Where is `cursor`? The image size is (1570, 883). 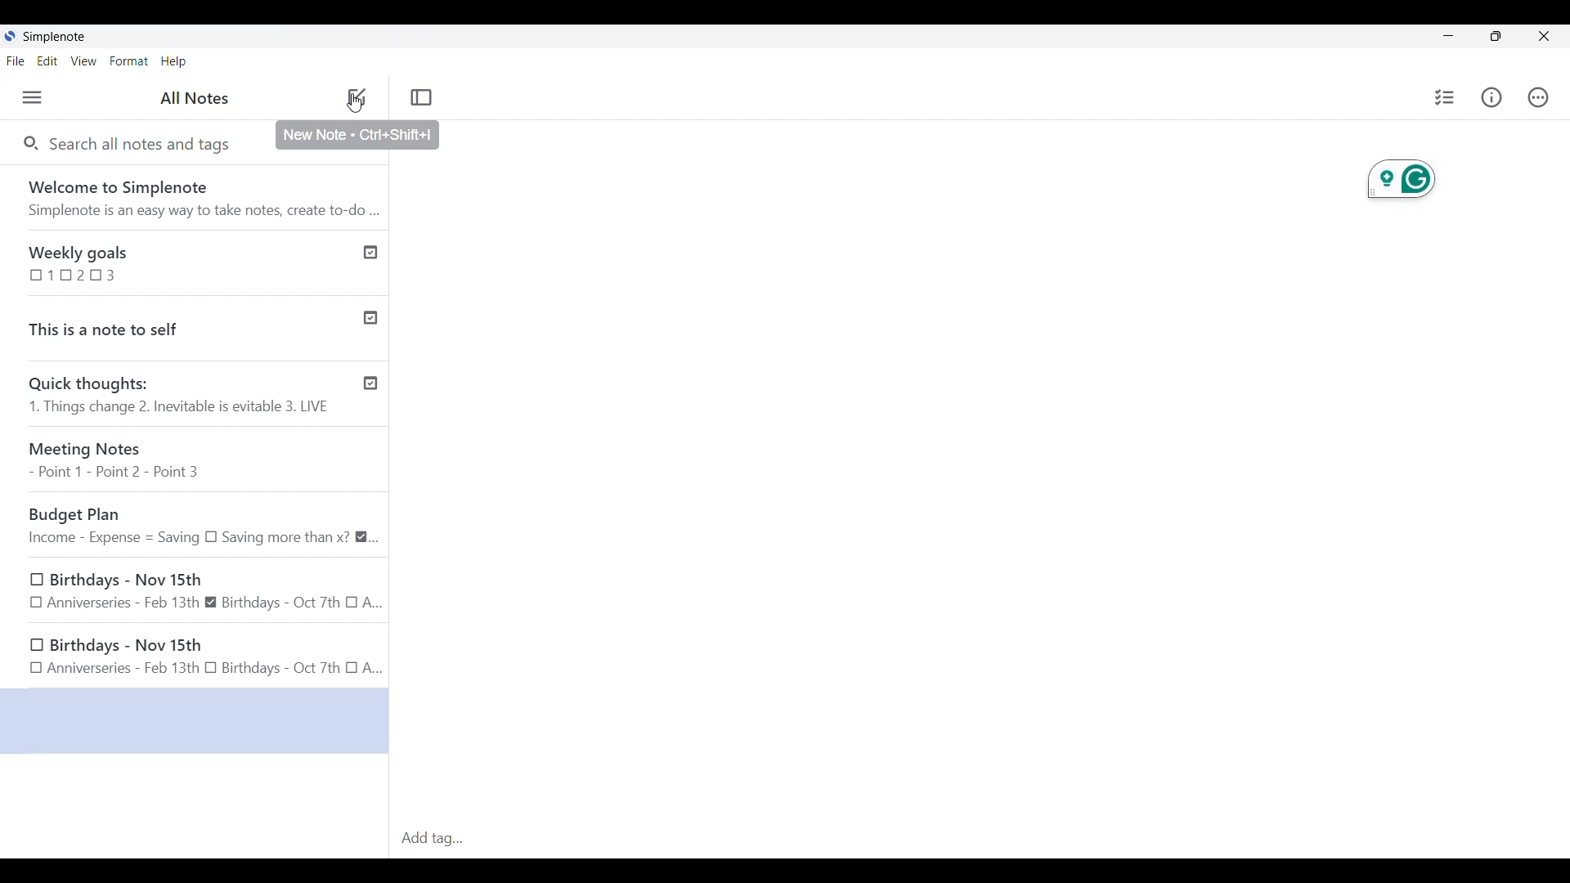
cursor is located at coordinates (352, 105).